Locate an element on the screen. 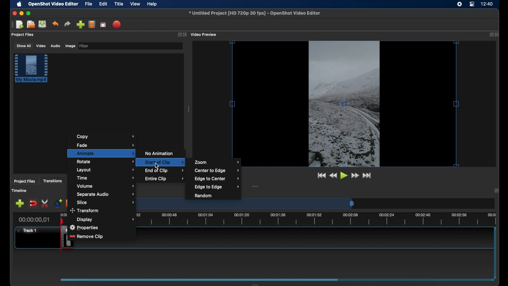 The width and height of the screenshot is (508, 286). time is located at coordinates (487, 4).